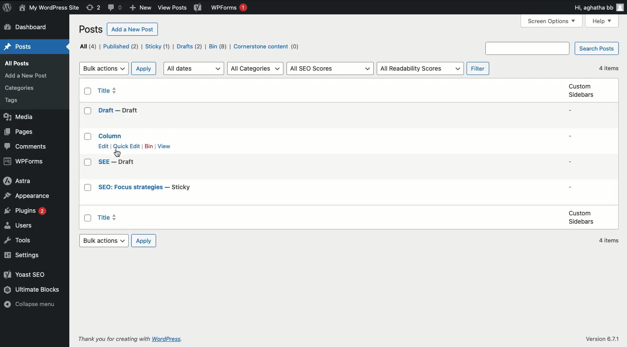 This screenshot has width=627, height=347. What do you see at coordinates (108, 89) in the screenshot?
I see `title` at bounding box center [108, 89].